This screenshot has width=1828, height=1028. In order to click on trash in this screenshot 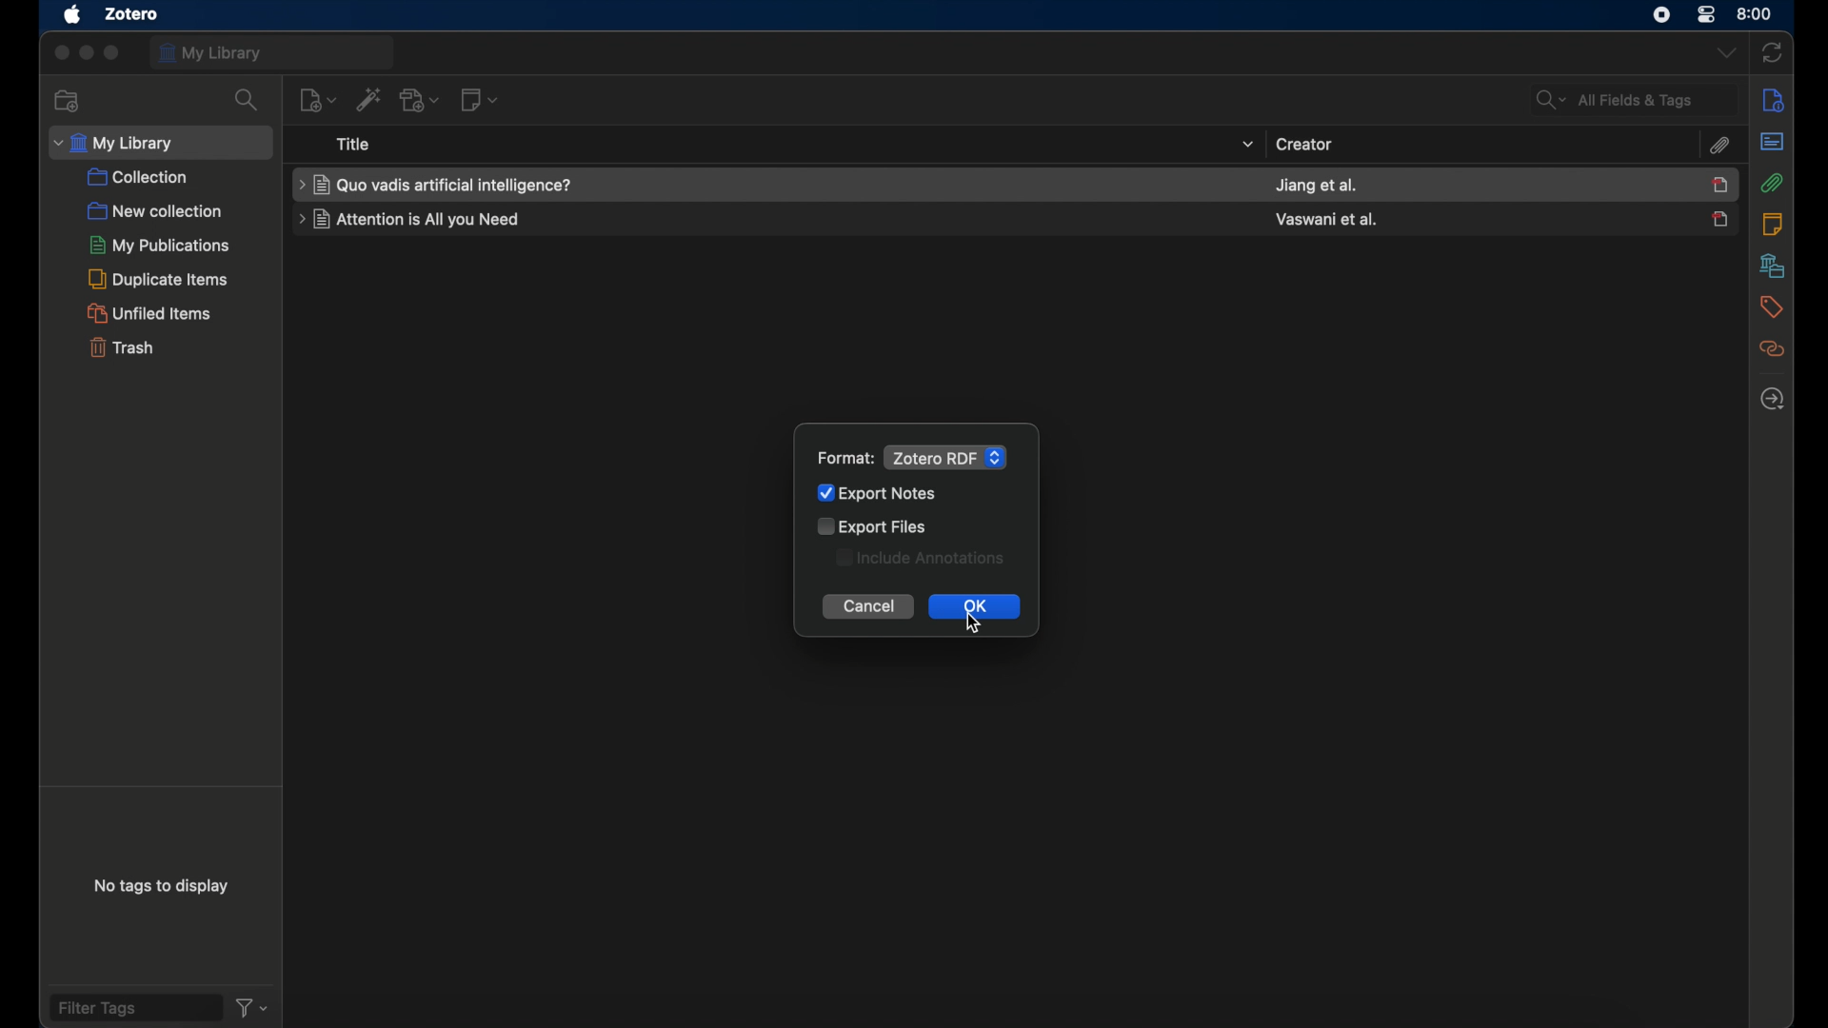, I will do `click(120, 346)`.